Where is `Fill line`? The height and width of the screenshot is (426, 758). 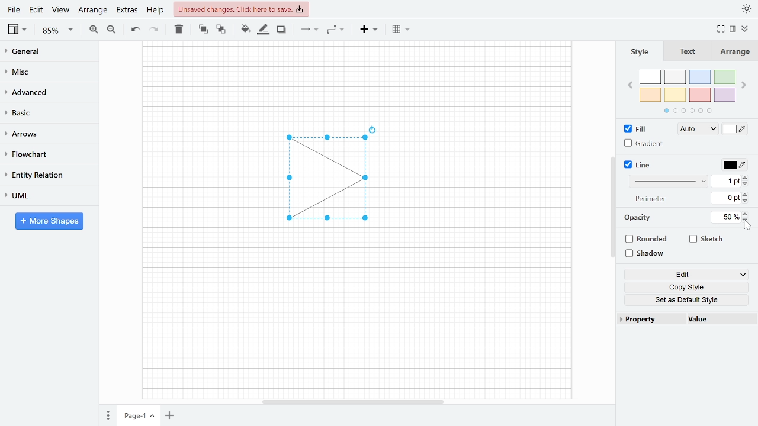 Fill line is located at coordinates (263, 30).